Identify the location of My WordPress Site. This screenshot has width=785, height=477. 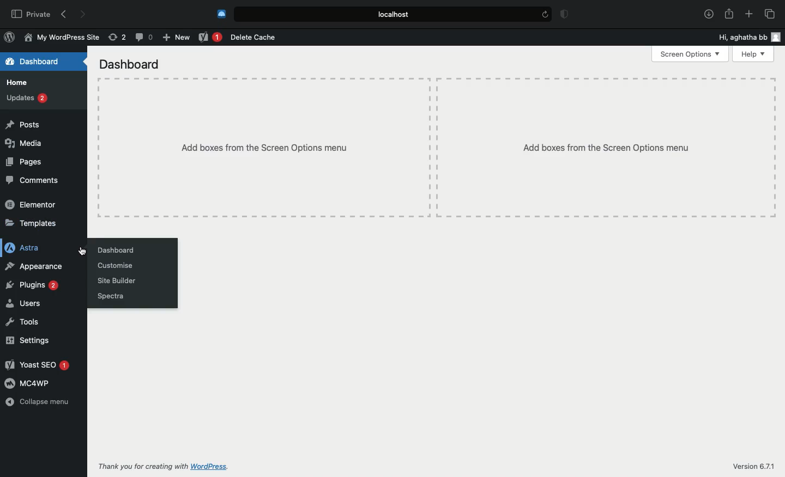
(62, 37).